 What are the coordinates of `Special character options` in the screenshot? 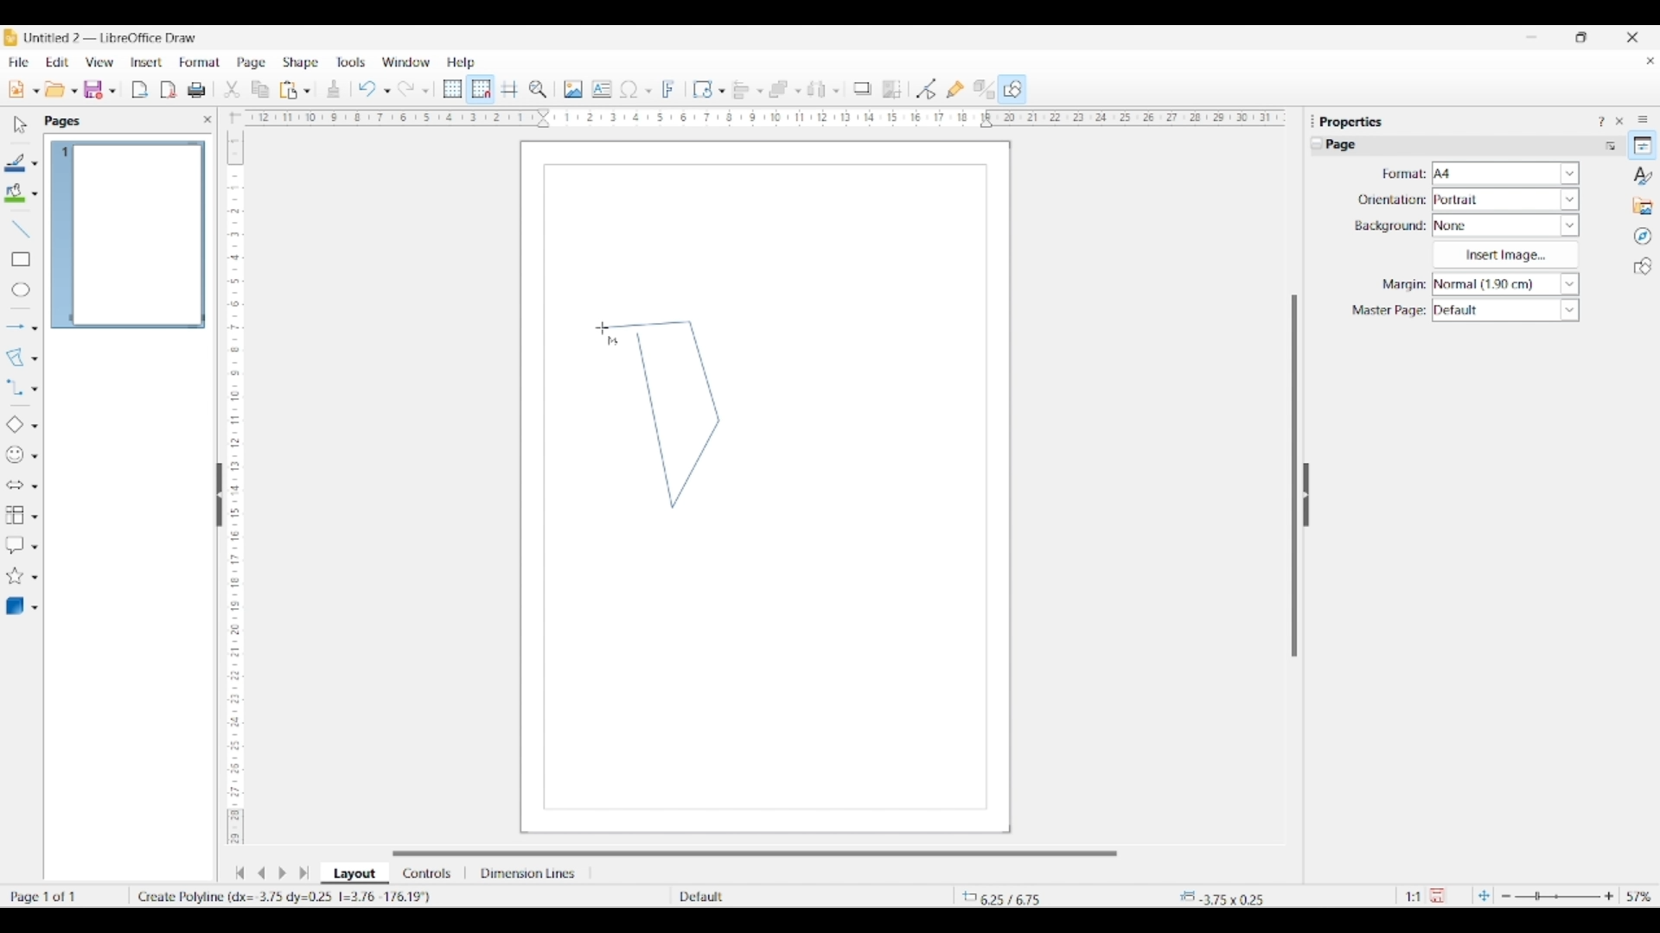 It's located at (648, 91).